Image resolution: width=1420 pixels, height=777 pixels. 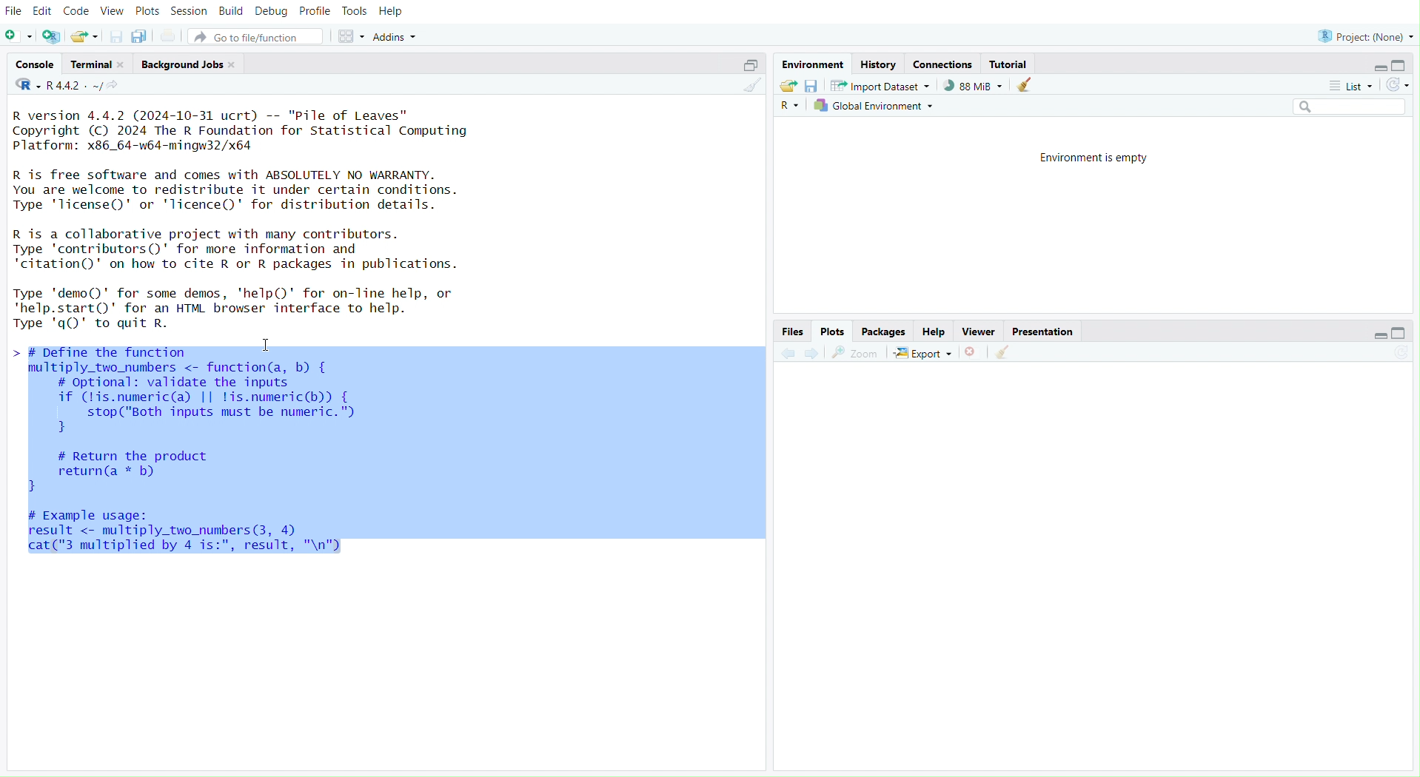 What do you see at coordinates (271, 13) in the screenshot?
I see `Debug` at bounding box center [271, 13].